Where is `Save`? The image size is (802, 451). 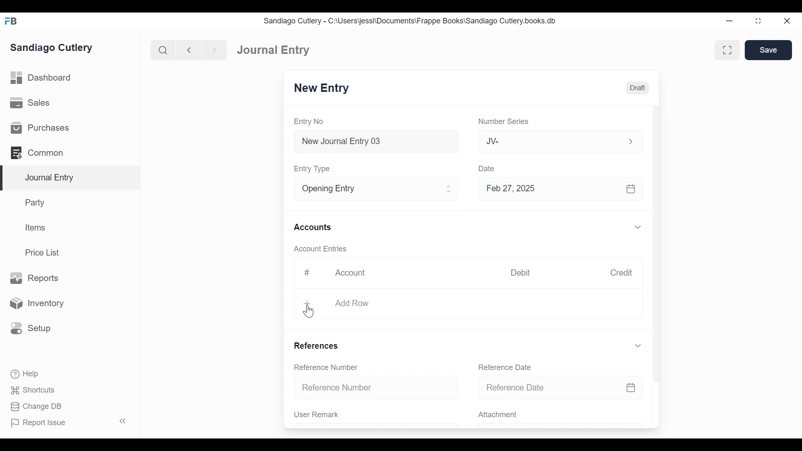
Save is located at coordinates (769, 50).